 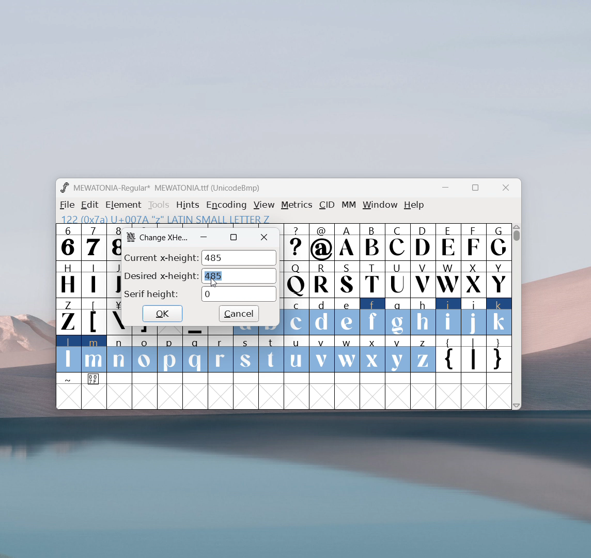 What do you see at coordinates (114, 278) in the screenshot?
I see `J` at bounding box center [114, 278].